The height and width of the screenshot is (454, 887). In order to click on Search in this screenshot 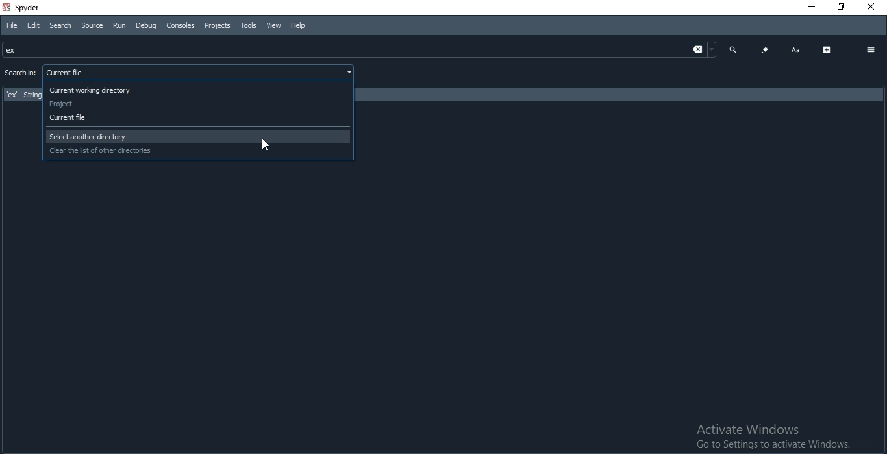, I will do `click(60, 25)`.